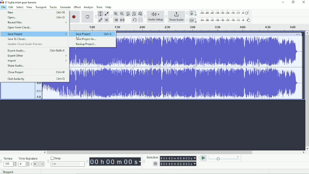 This screenshot has width=309, height=174. What do you see at coordinates (174, 153) in the screenshot?
I see `Horizontal scrollbar` at bounding box center [174, 153].